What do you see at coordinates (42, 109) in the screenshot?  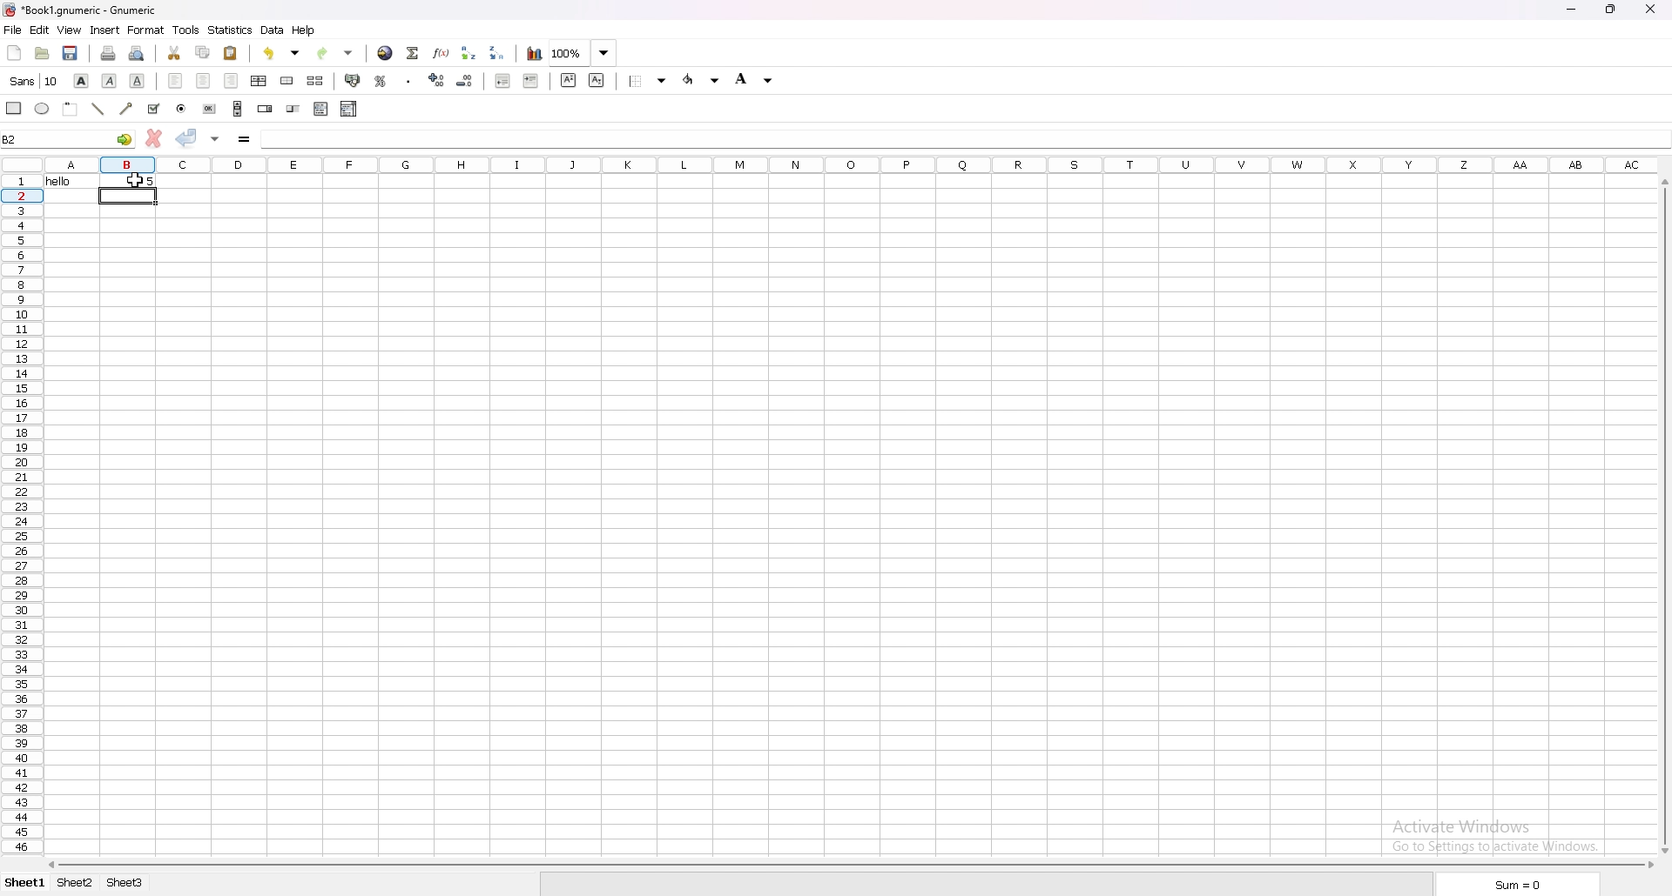 I see `ellipse object` at bounding box center [42, 109].